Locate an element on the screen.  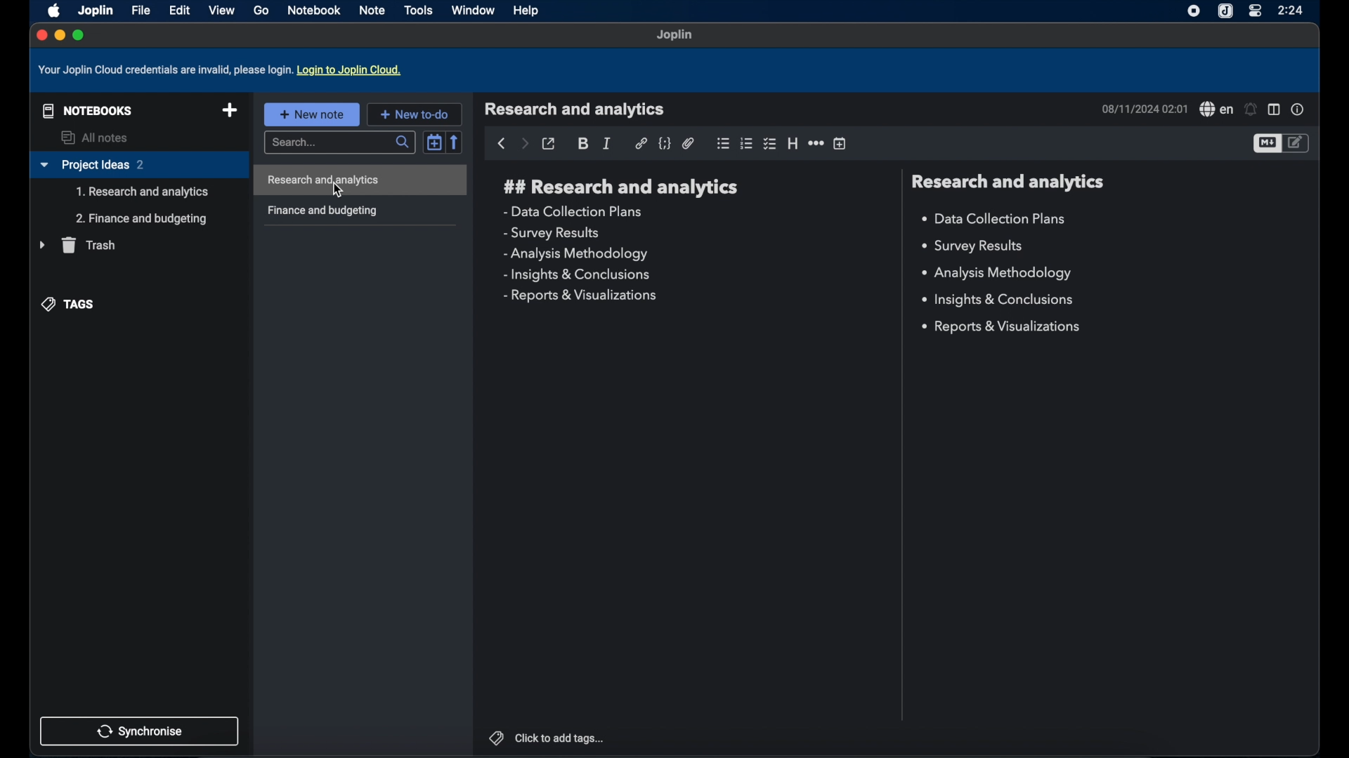
attach file is located at coordinates (689, 143).